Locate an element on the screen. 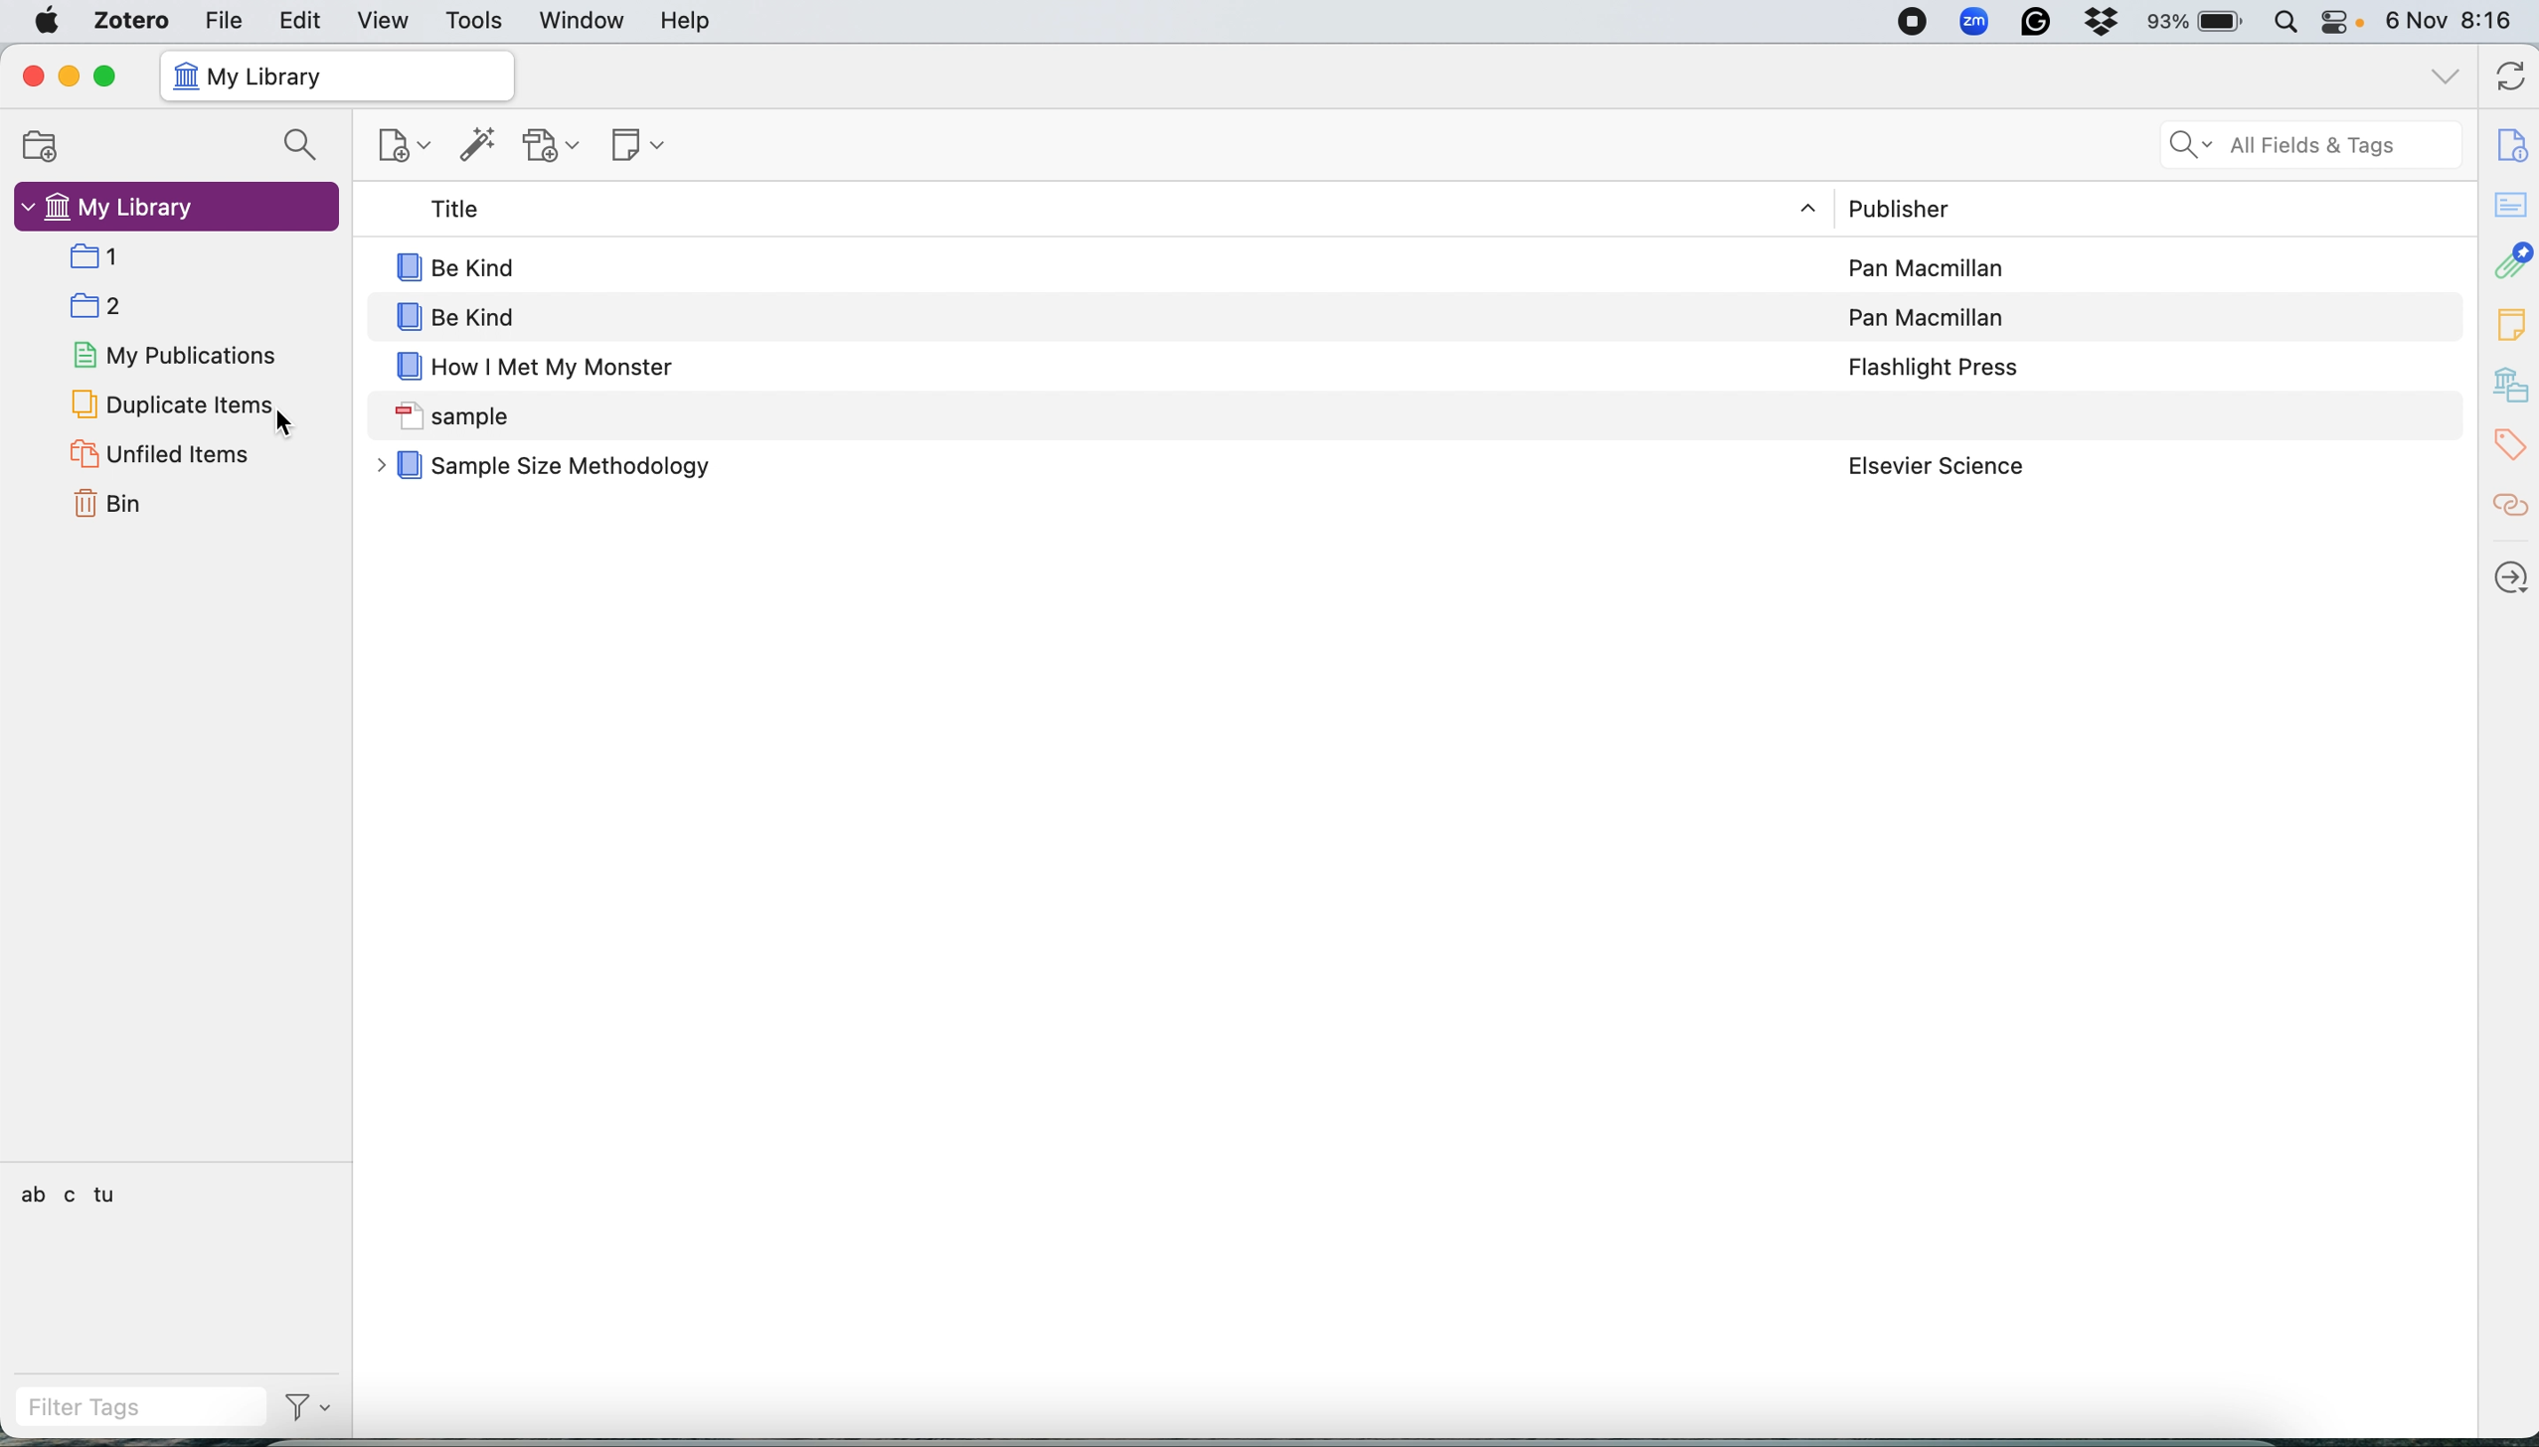 The image size is (2539, 1447). abstract is located at coordinates (2509, 200).